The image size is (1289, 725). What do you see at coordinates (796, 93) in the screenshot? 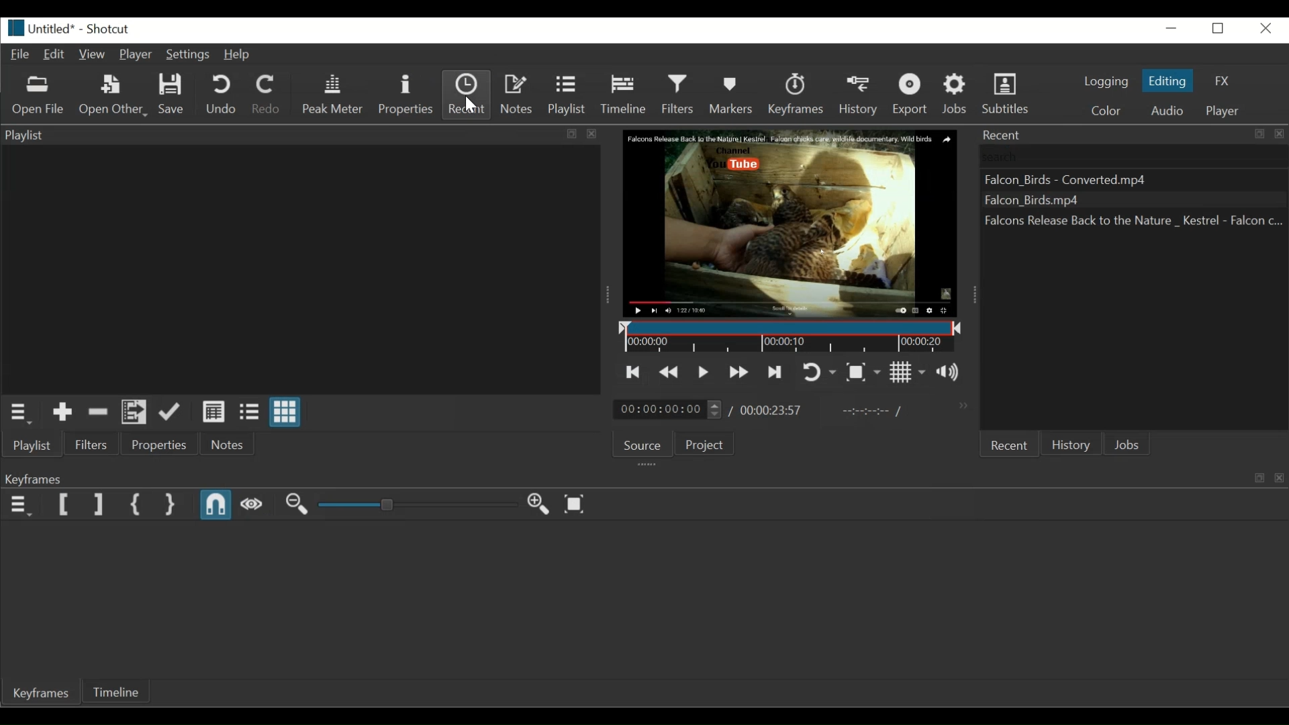
I see `Keyframes` at bounding box center [796, 93].